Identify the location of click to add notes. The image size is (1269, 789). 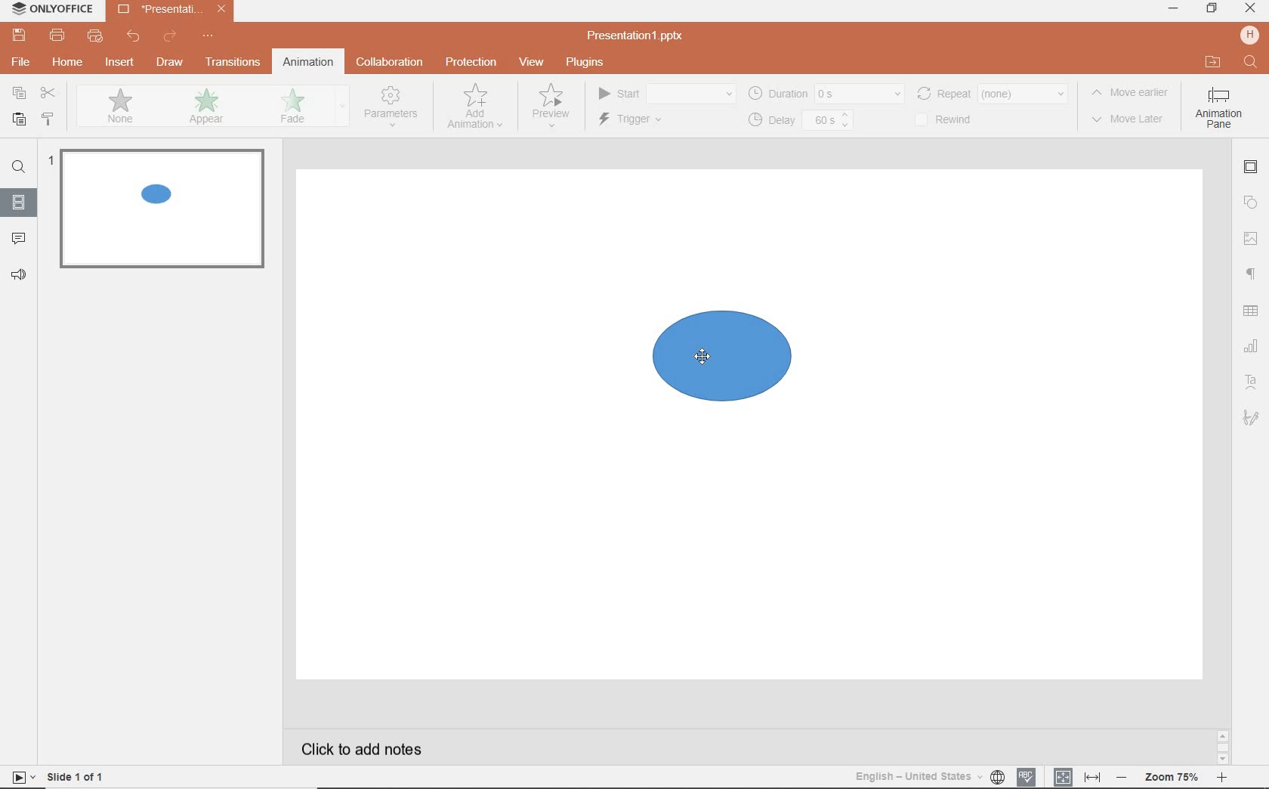
(366, 744).